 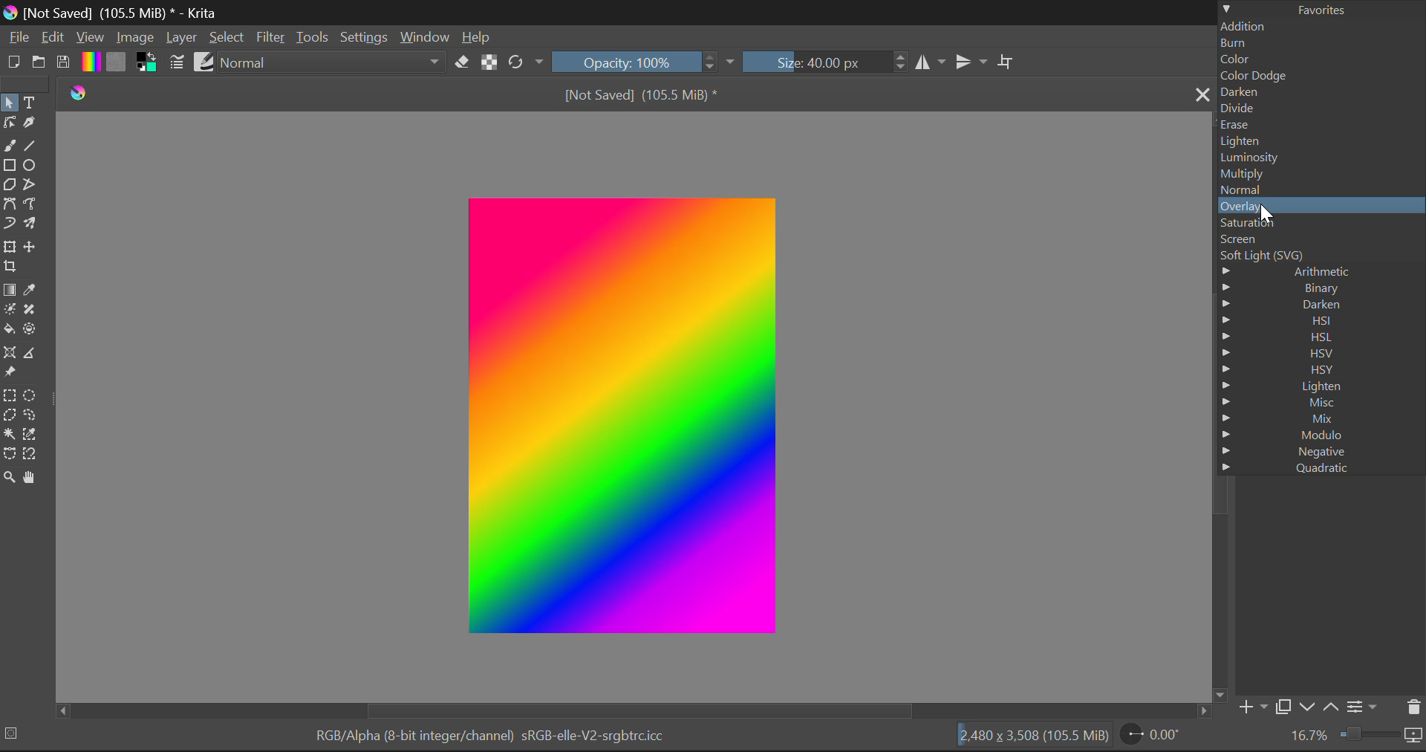 What do you see at coordinates (19, 39) in the screenshot?
I see `File` at bounding box center [19, 39].